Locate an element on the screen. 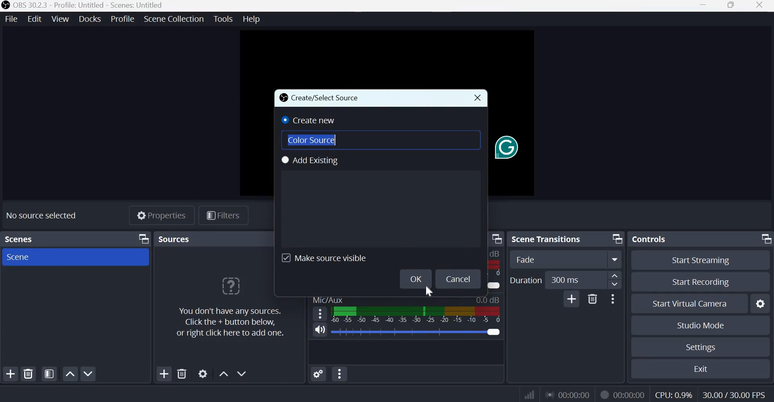 The height and width of the screenshot is (402, 774). Sources is located at coordinates (176, 238).